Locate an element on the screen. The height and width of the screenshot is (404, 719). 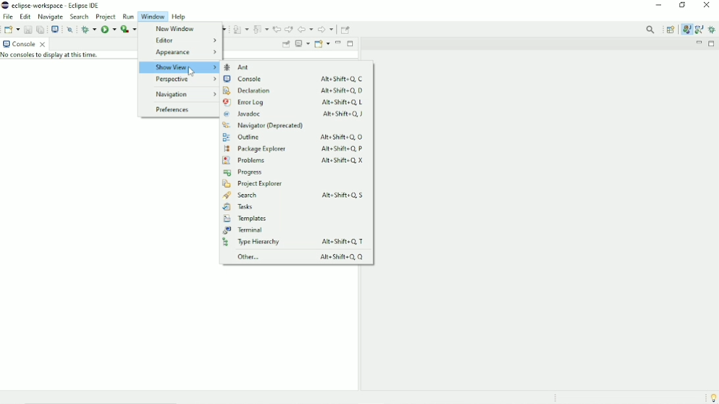
Edit is located at coordinates (26, 16).